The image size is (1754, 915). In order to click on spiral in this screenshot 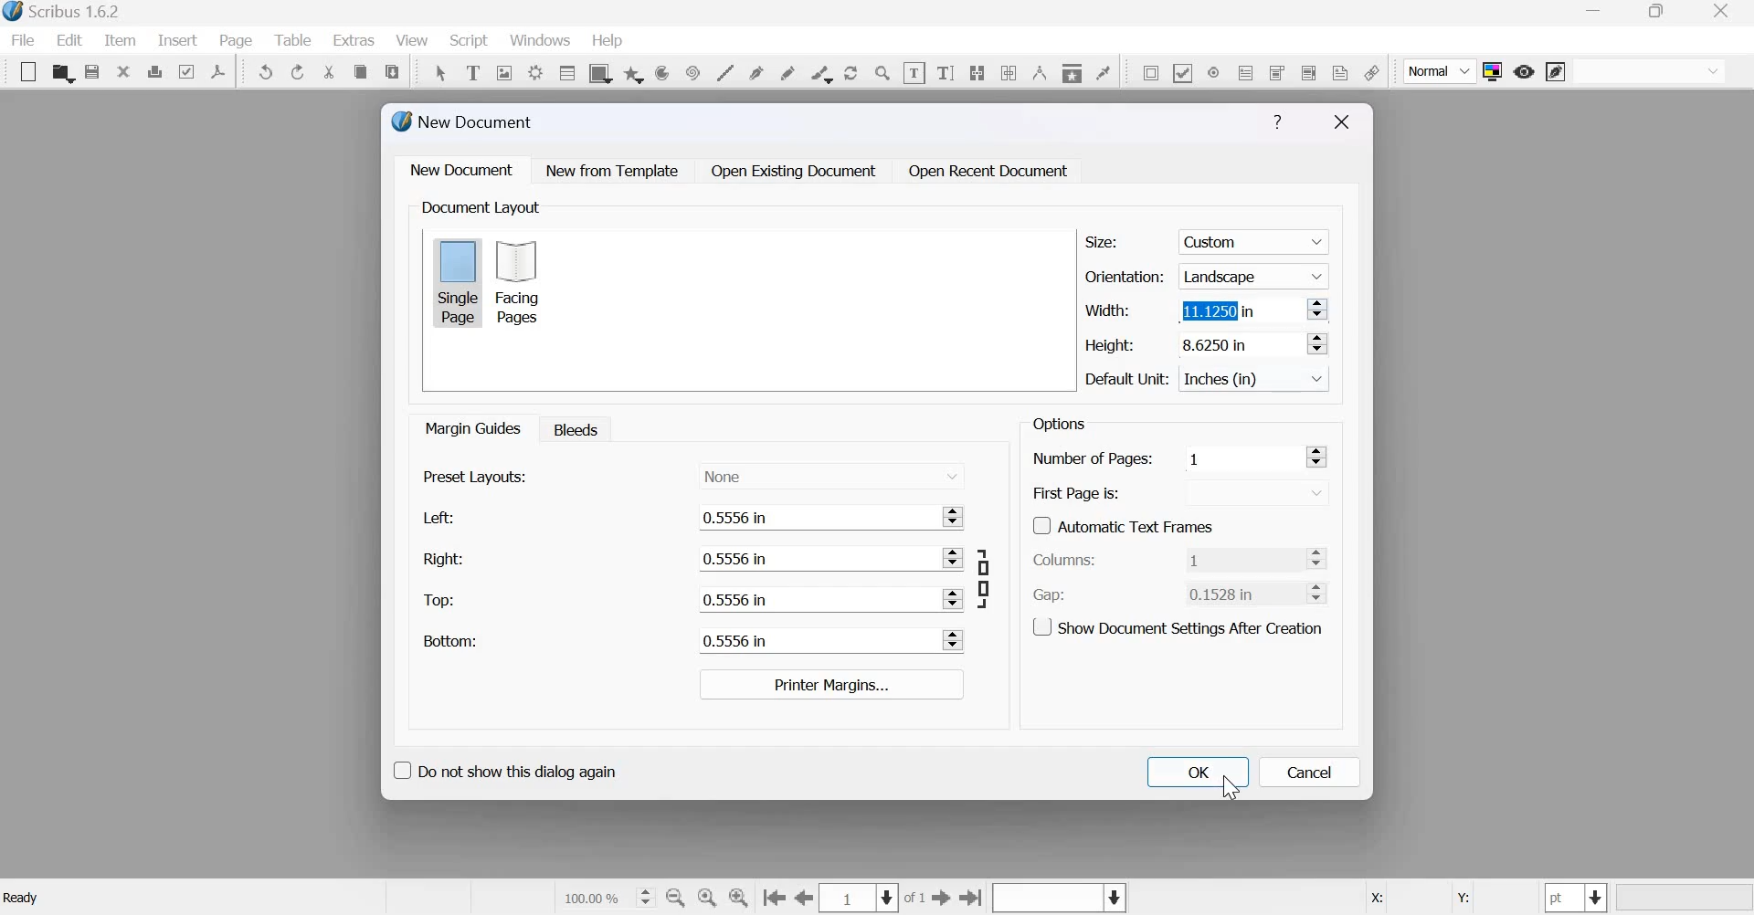, I will do `click(691, 71)`.